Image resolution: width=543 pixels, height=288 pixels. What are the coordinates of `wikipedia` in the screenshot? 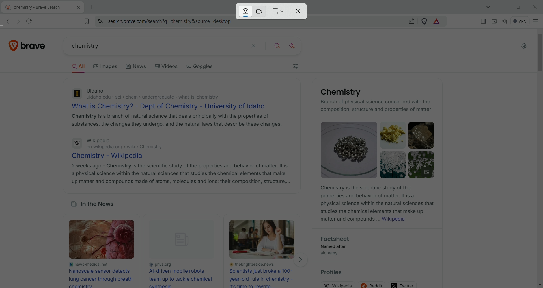 It's located at (340, 285).